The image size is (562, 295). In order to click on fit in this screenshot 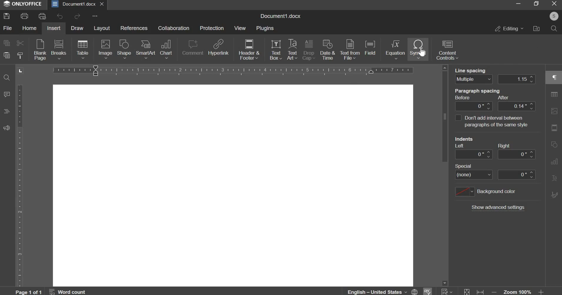, I will do `click(473, 291)`.